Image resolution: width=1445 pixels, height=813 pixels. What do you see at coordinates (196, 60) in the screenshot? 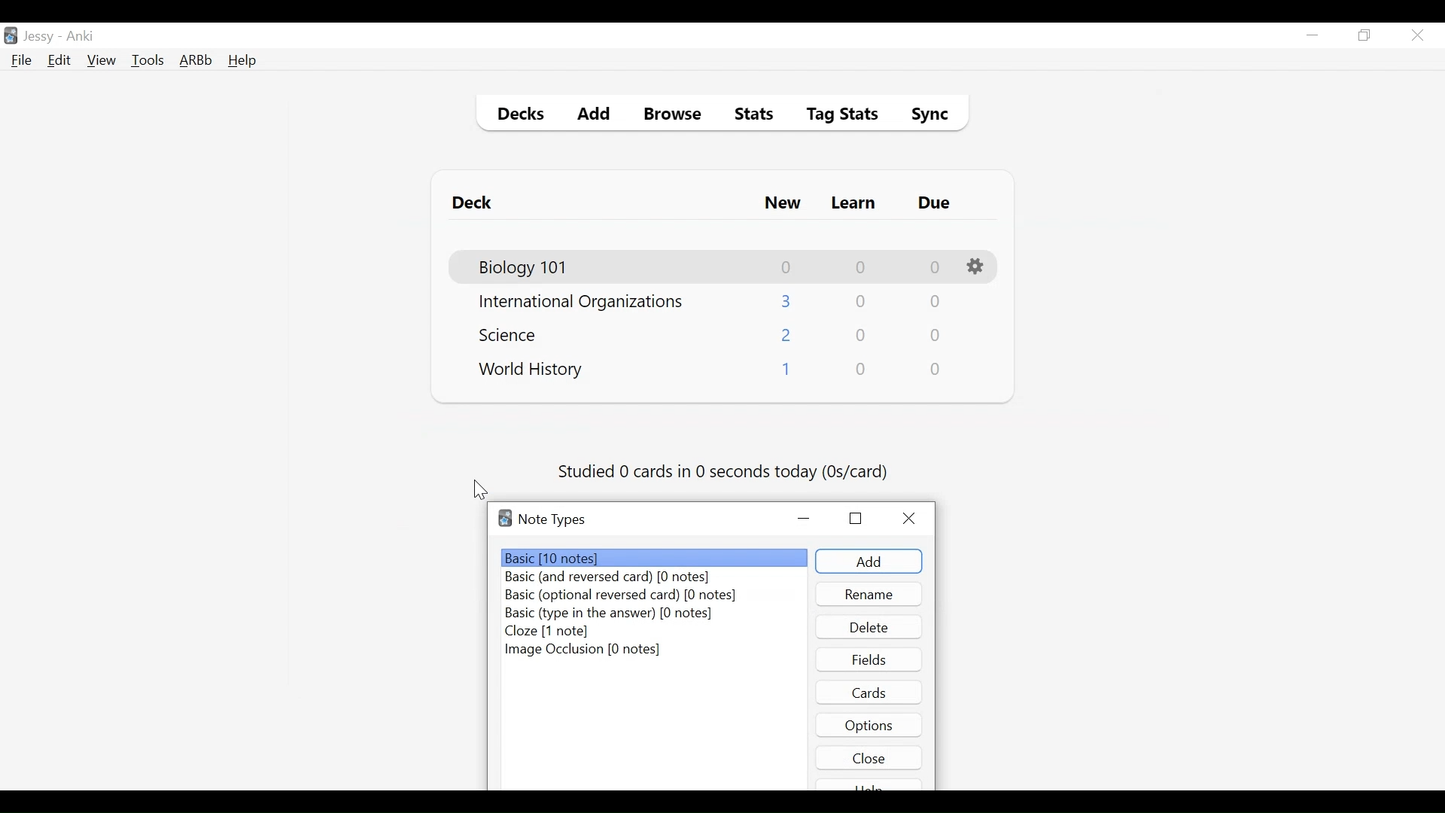
I see `Advanced Review Button bar` at bounding box center [196, 60].